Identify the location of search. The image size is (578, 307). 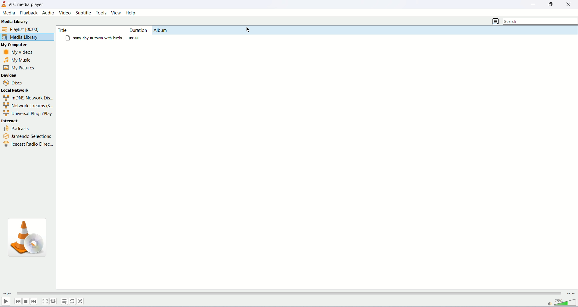
(540, 21).